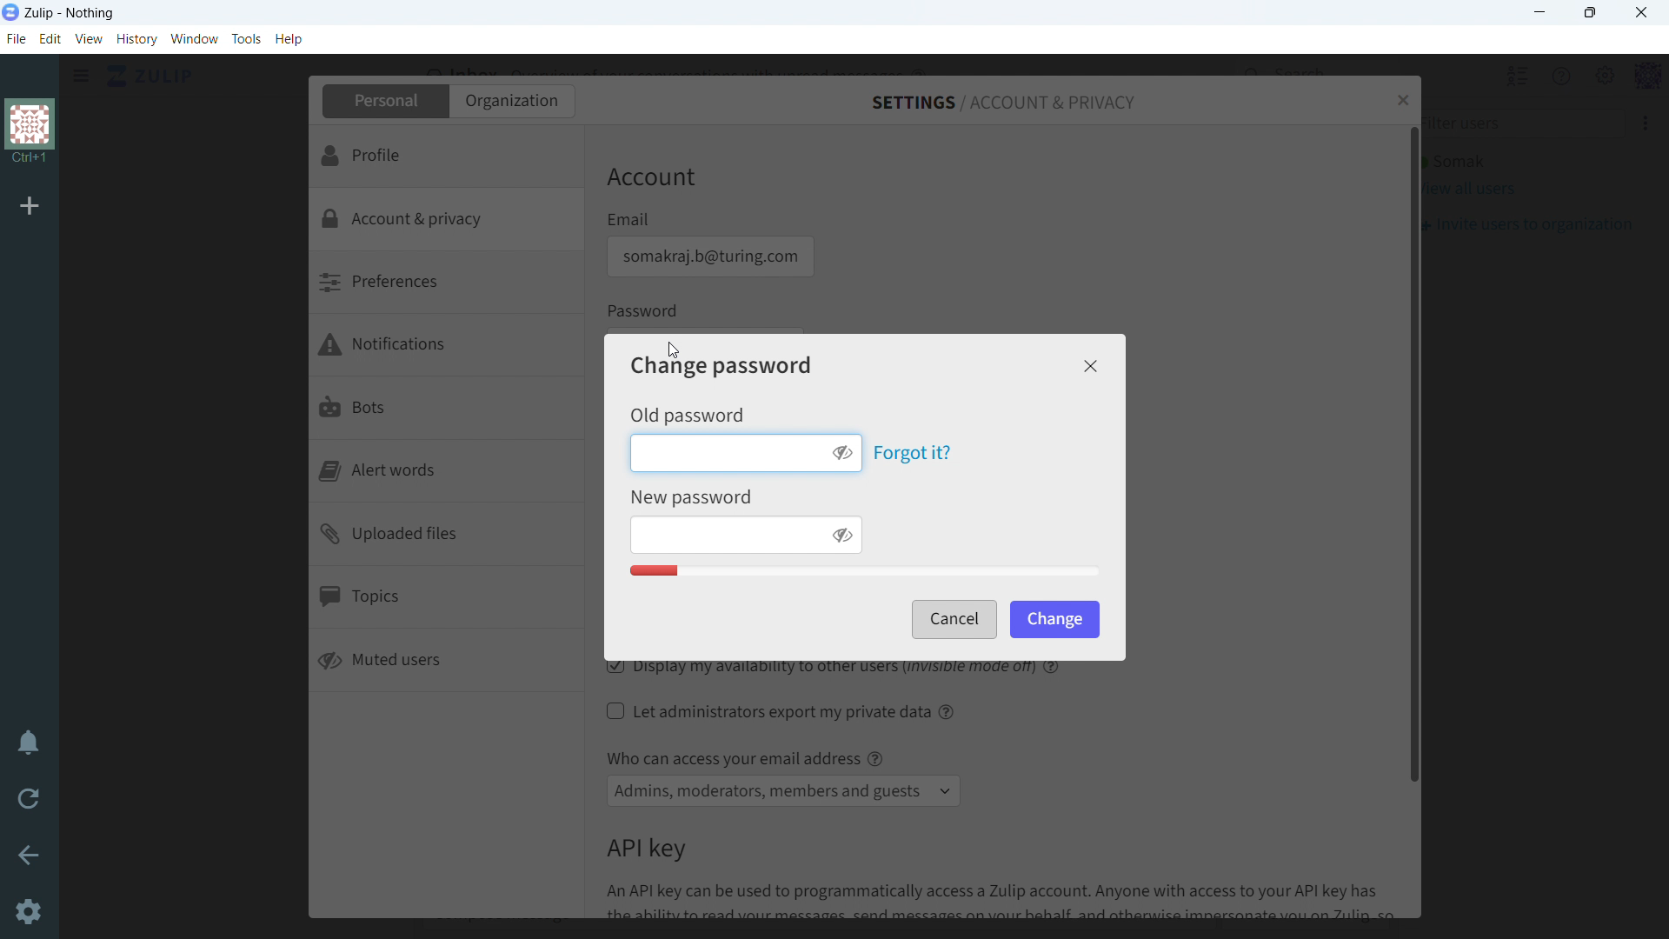 This screenshot has width=1669, height=939. I want to click on profile menu, so click(1648, 77).